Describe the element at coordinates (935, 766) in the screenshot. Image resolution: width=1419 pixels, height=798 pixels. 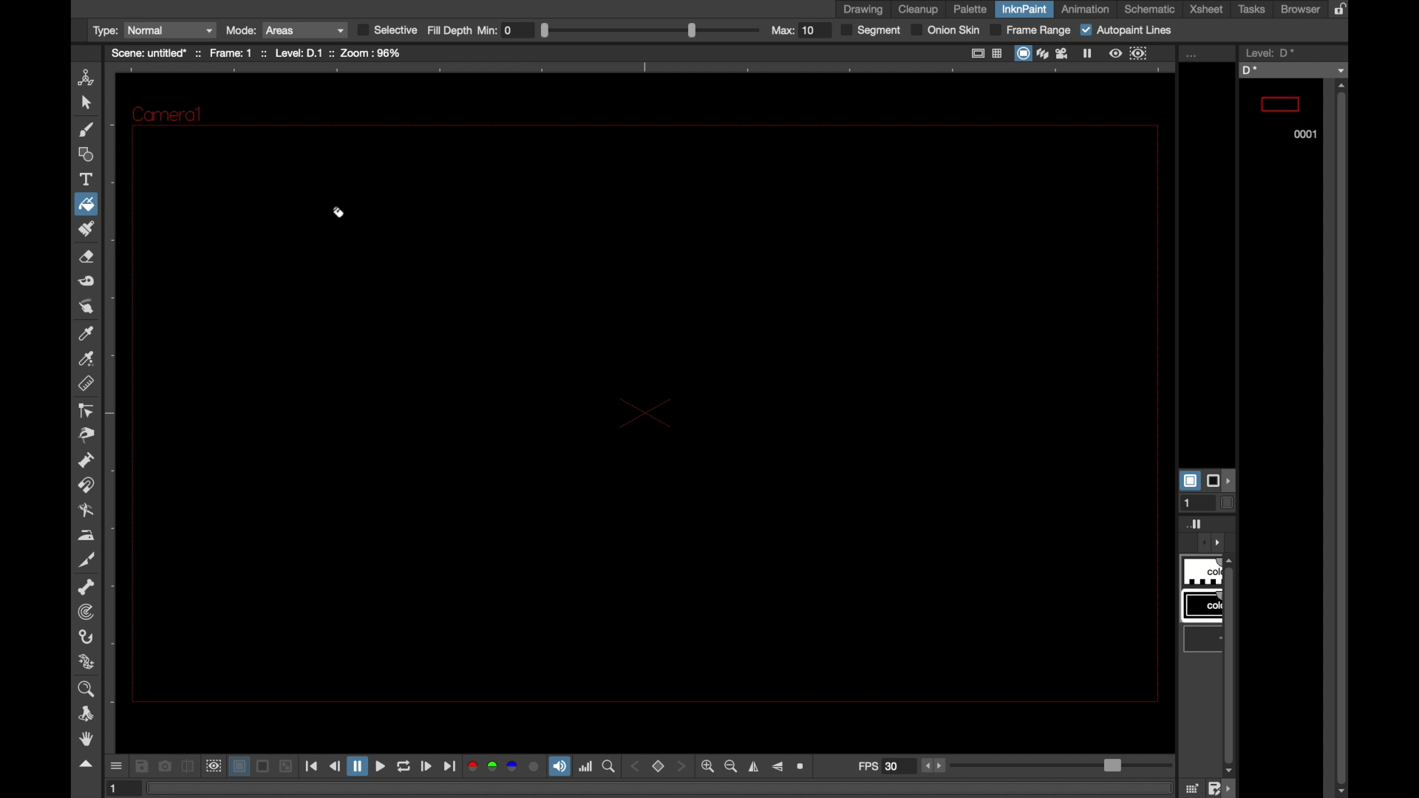
I see `stepper buttons` at that location.